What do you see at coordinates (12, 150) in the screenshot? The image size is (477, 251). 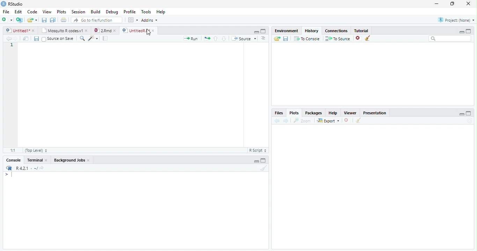 I see `1:1` at bounding box center [12, 150].